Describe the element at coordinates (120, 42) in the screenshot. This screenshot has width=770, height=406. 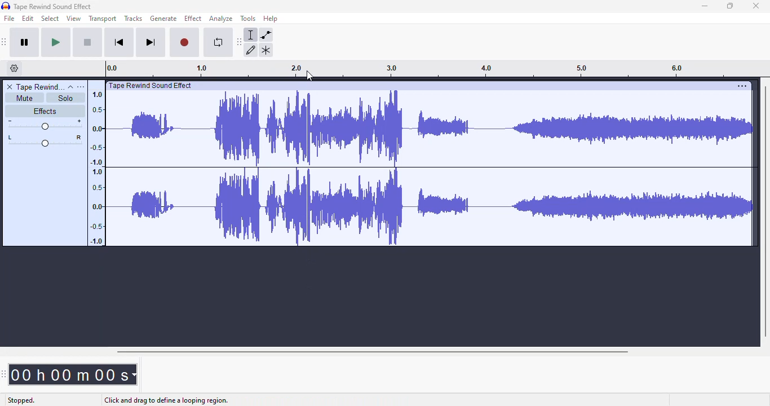
I see `skip to start` at that location.